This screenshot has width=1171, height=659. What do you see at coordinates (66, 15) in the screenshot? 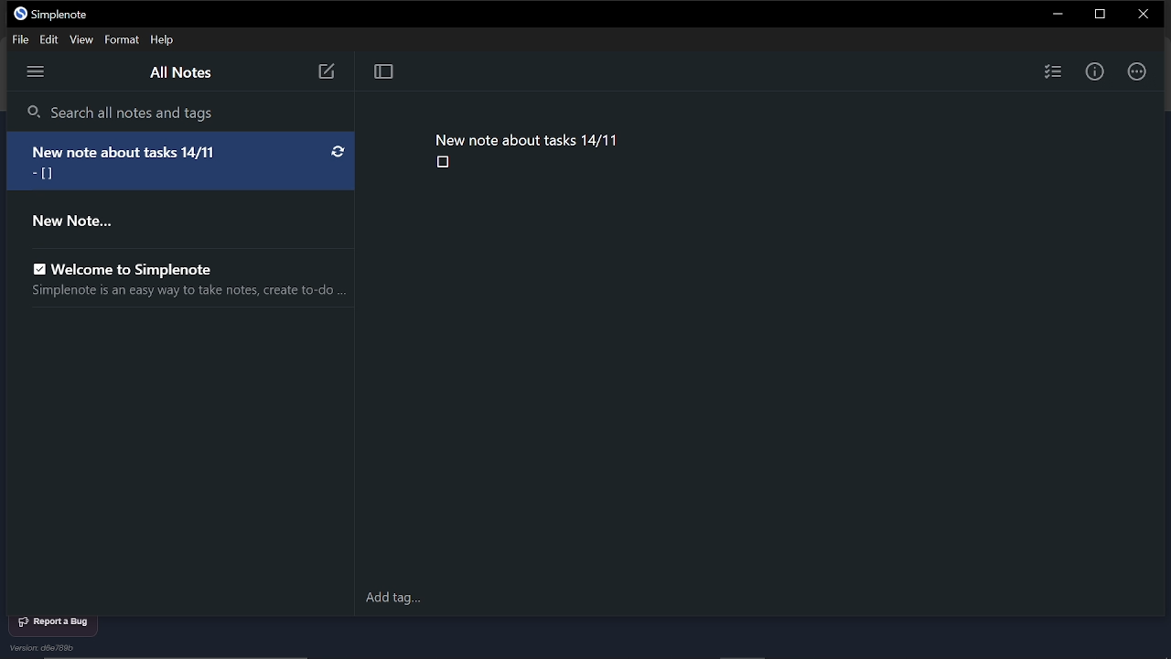
I see `simplenote` at bounding box center [66, 15].